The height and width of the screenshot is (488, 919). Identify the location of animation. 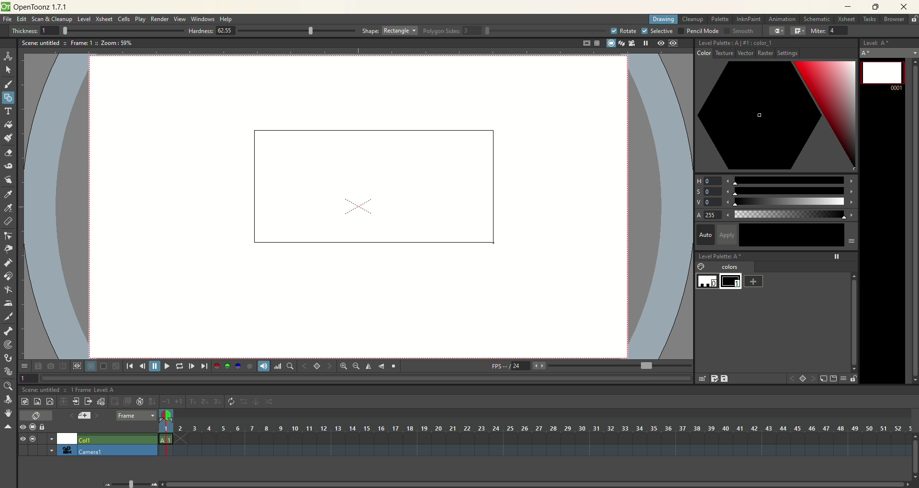
(784, 20).